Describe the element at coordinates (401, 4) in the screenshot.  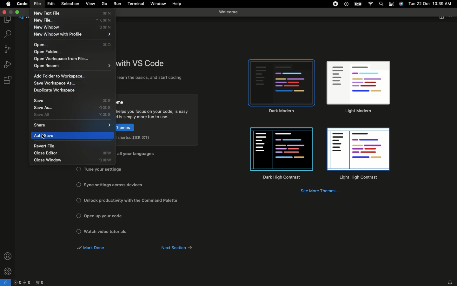
I see `Voice control` at that location.